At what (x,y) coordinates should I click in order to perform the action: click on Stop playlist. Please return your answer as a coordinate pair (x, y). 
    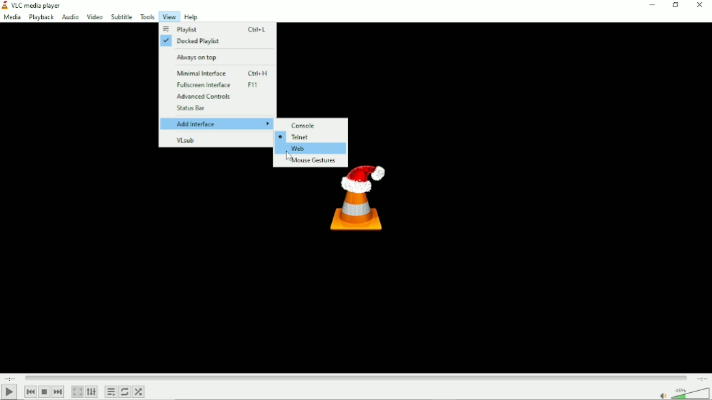
    Looking at the image, I should click on (44, 392).